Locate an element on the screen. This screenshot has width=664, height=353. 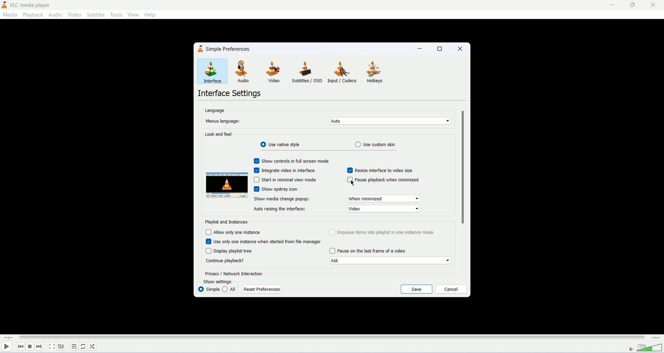
Checkbox is located at coordinates (208, 251).